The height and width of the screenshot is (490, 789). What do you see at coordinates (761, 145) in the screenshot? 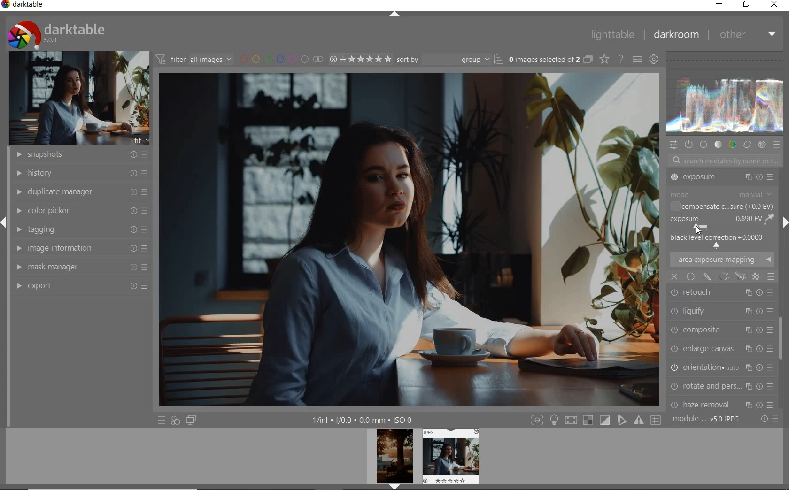
I see `EFFECT` at bounding box center [761, 145].